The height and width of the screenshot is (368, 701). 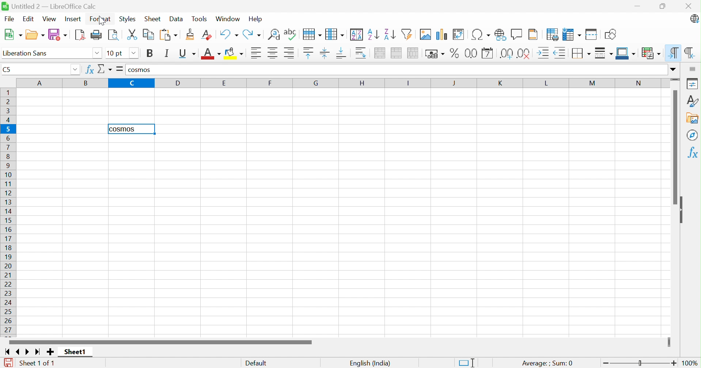 What do you see at coordinates (692, 135) in the screenshot?
I see `Navigator` at bounding box center [692, 135].